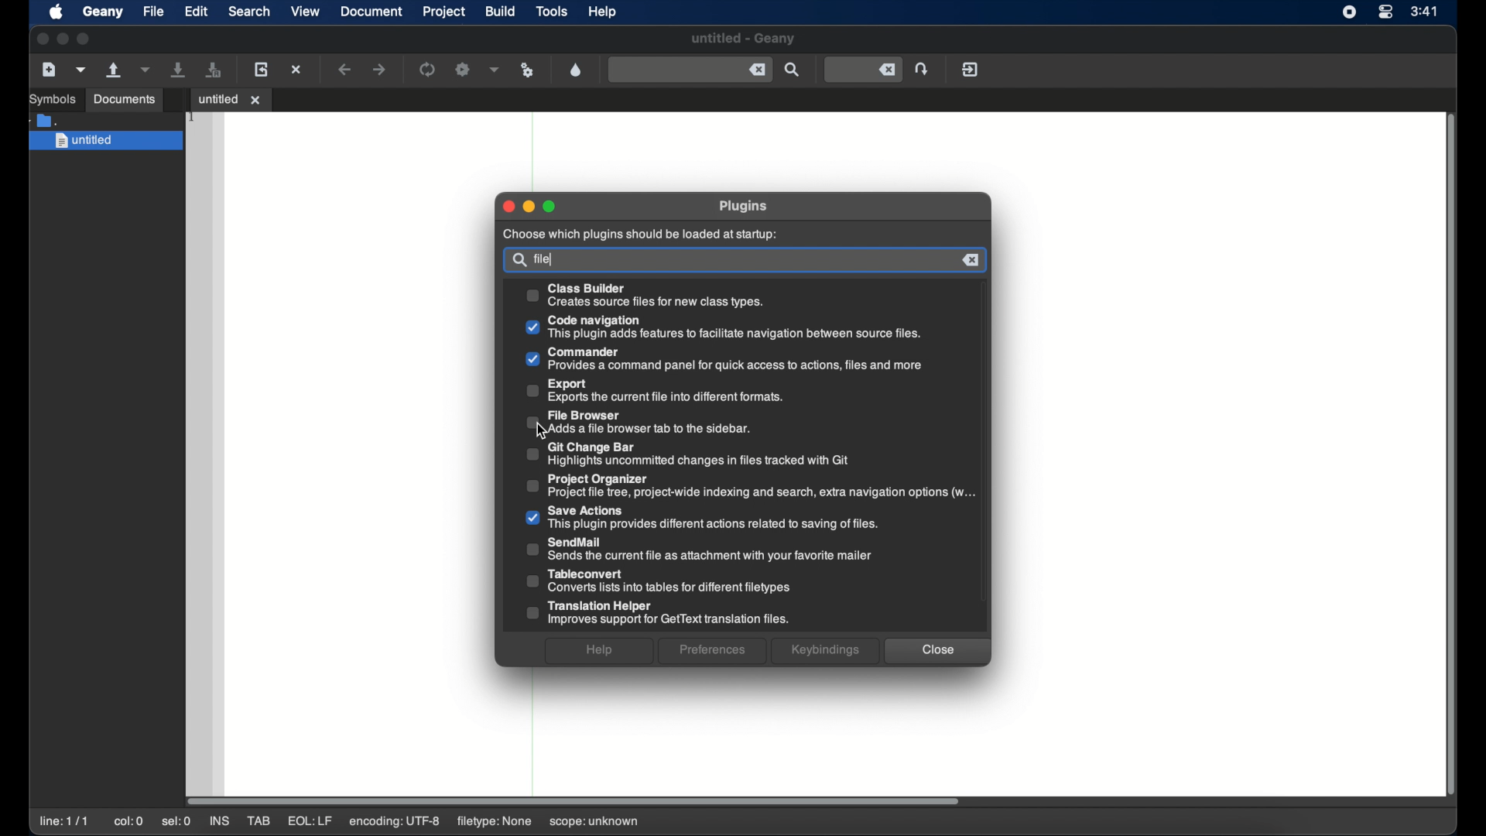 The width and height of the screenshot is (1486, 836). What do you see at coordinates (1349, 12) in the screenshot?
I see `screen recorder icon` at bounding box center [1349, 12].